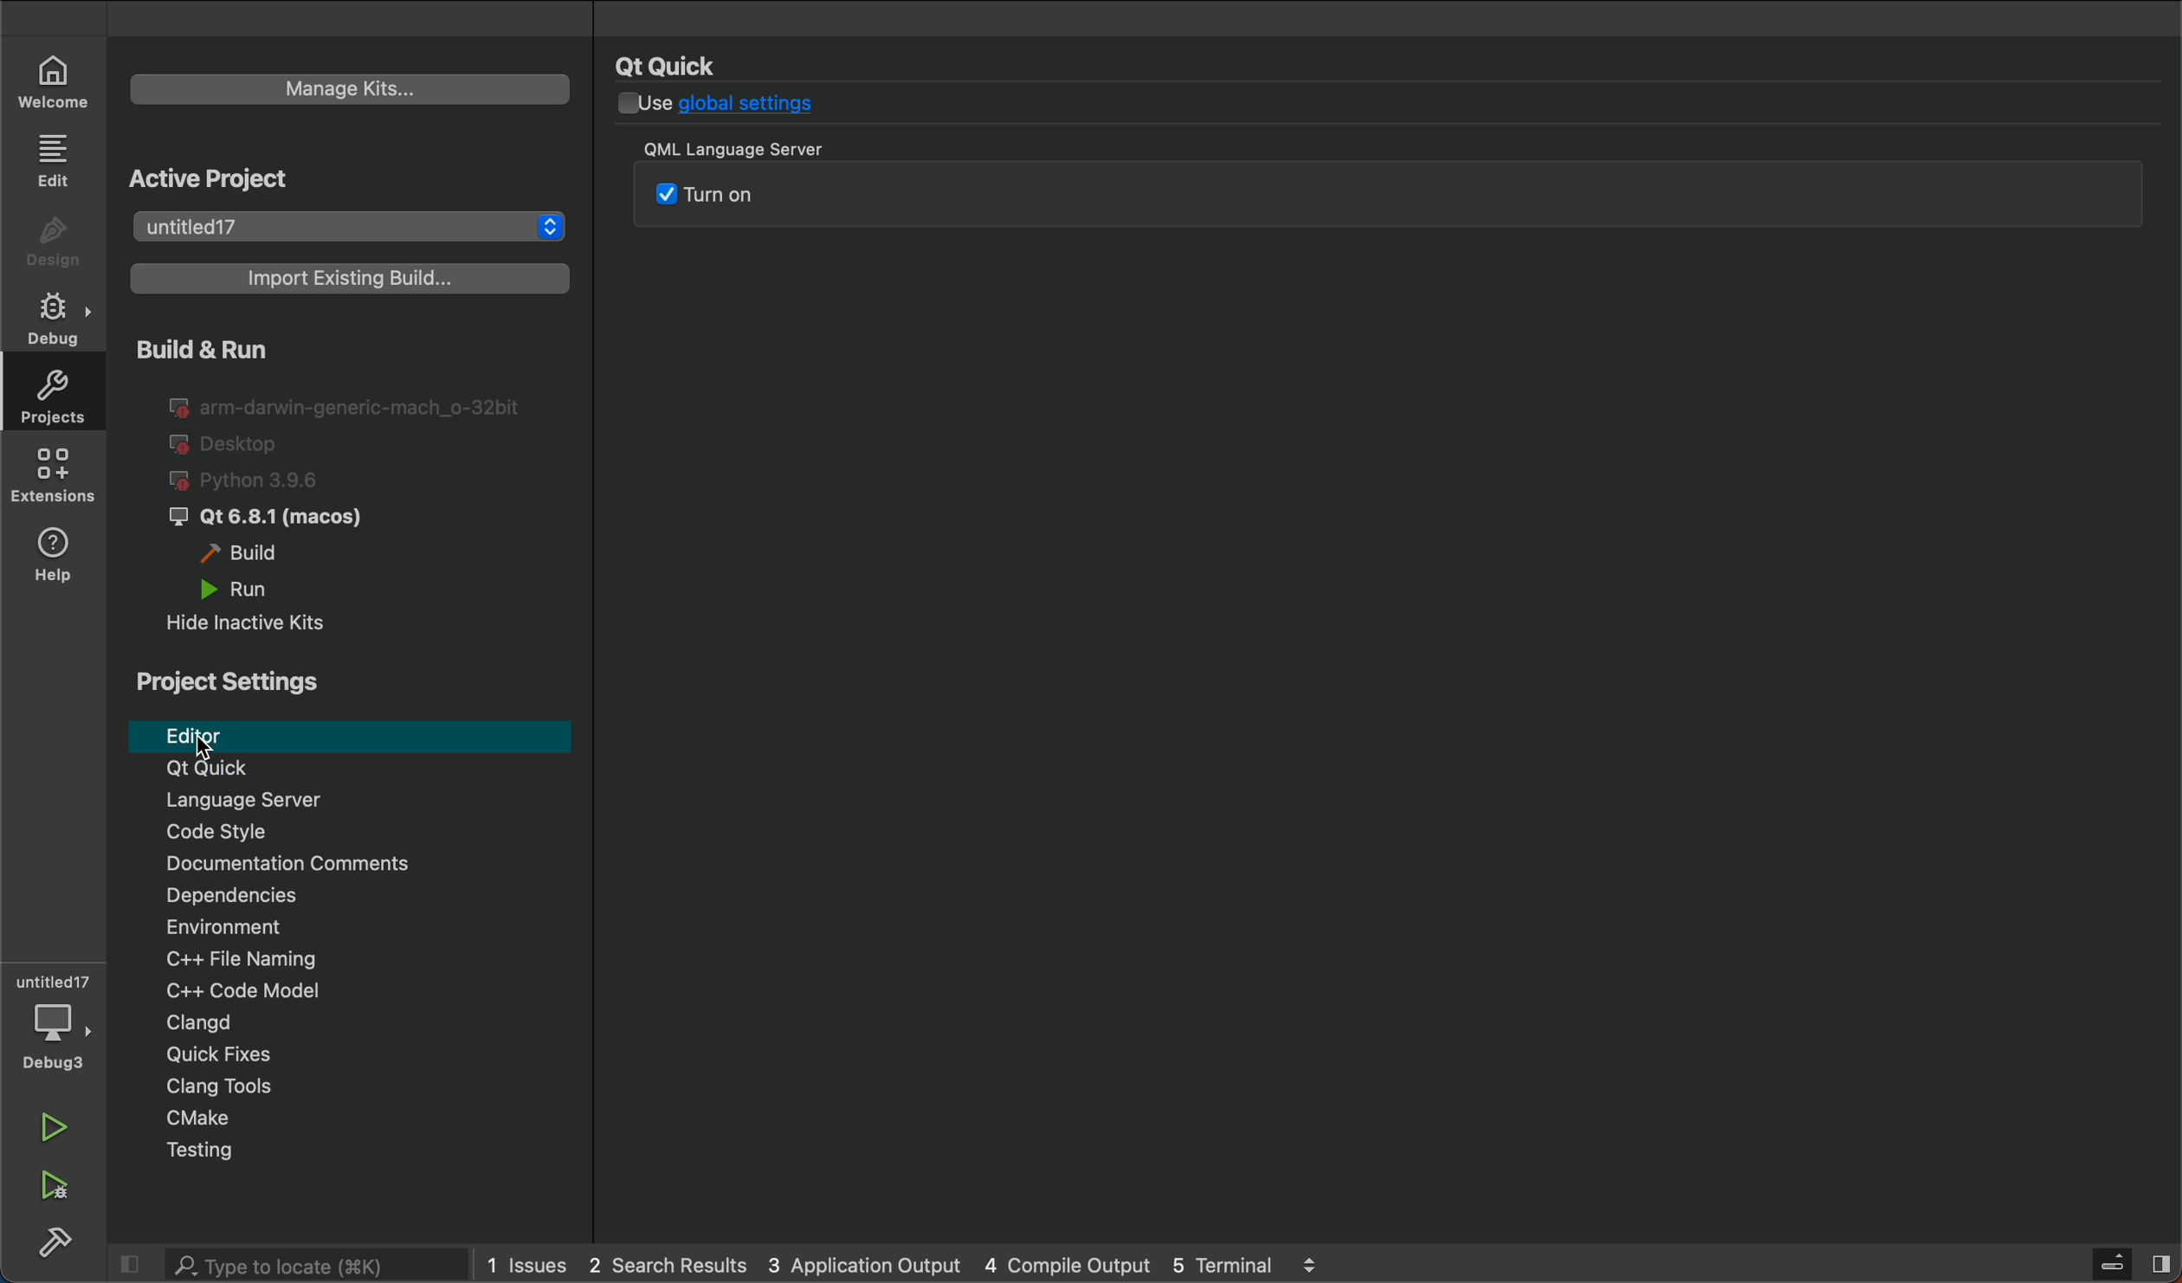 This screenshot has width=2182, height=1283. I want to click on issues, so click(530, 1268).